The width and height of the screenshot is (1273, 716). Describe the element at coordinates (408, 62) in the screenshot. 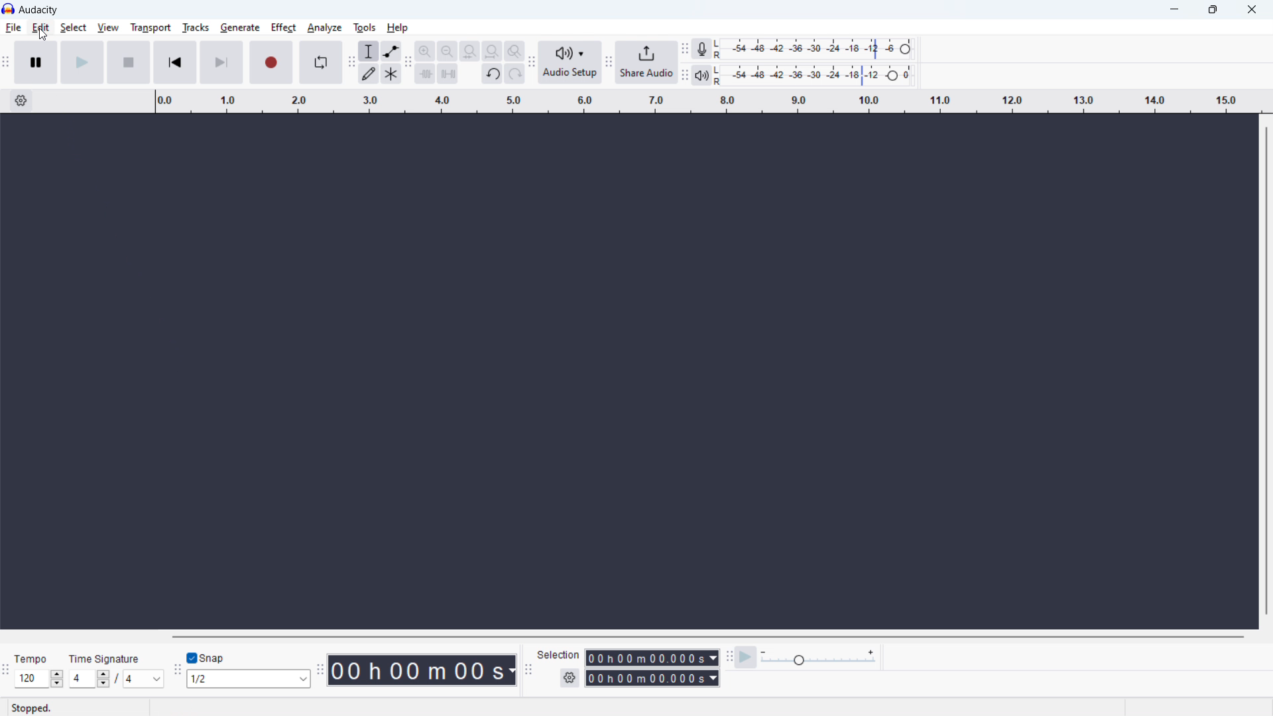

I see `Enable movment of edit toolbar` at that location.